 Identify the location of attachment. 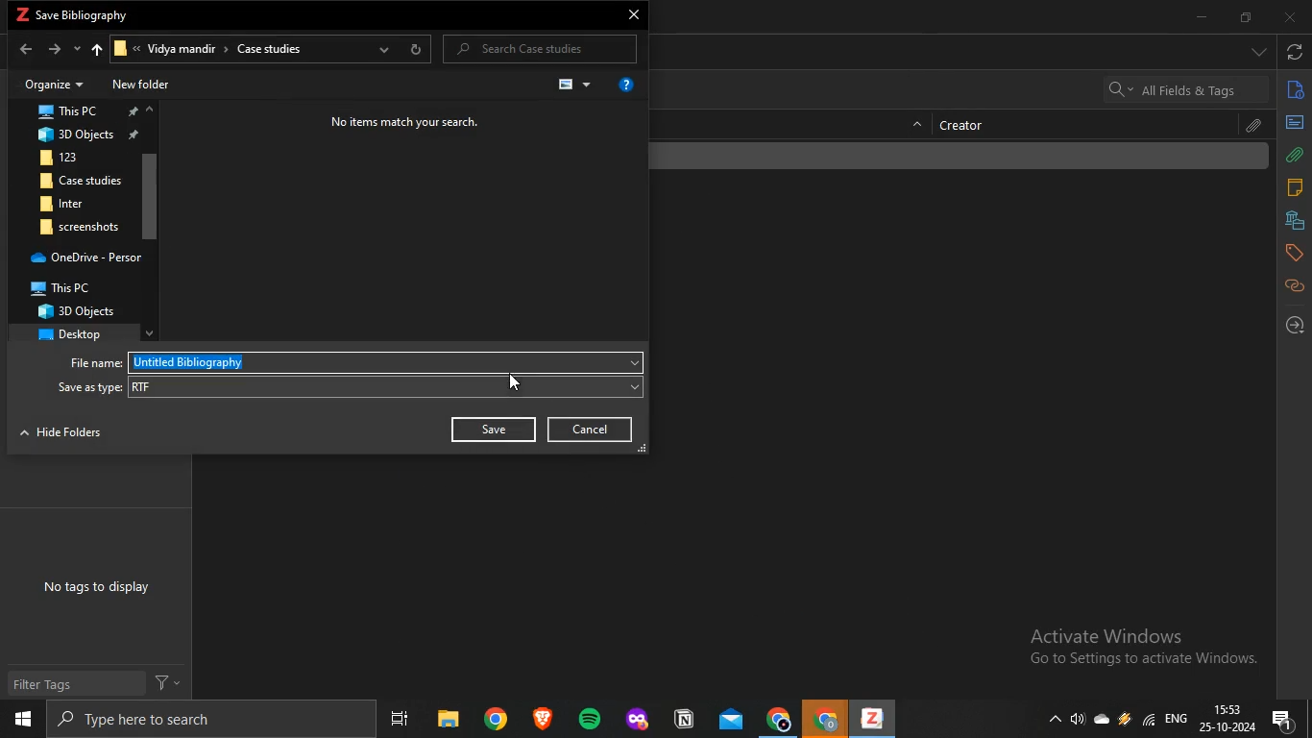
(1255, 126).